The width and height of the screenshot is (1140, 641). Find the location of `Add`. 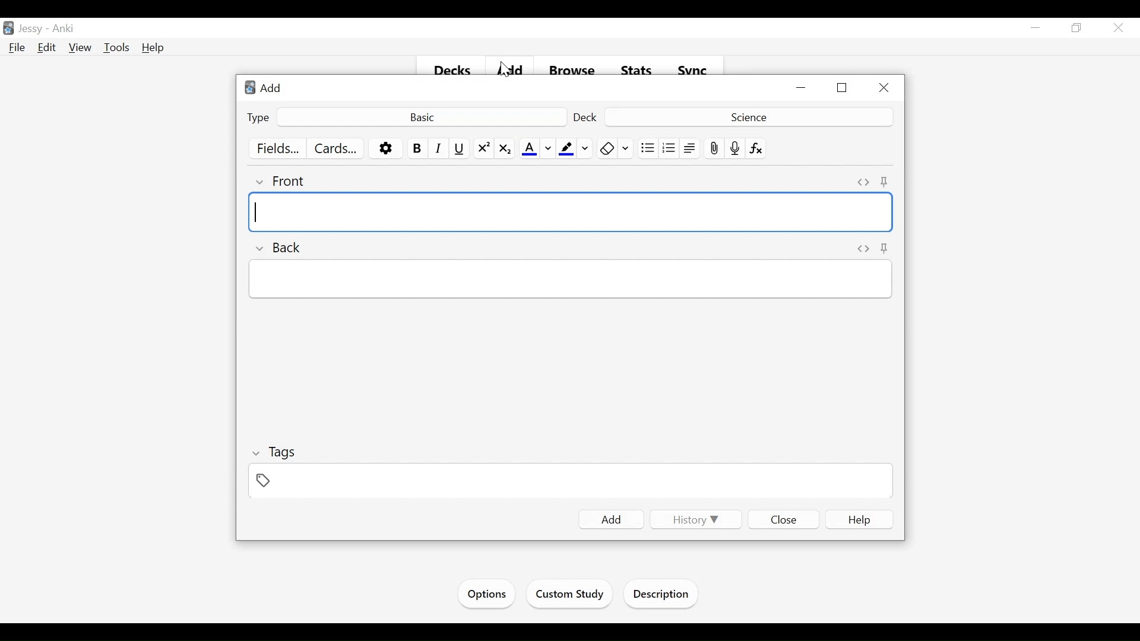

Add is located at coordinates (512, 71).